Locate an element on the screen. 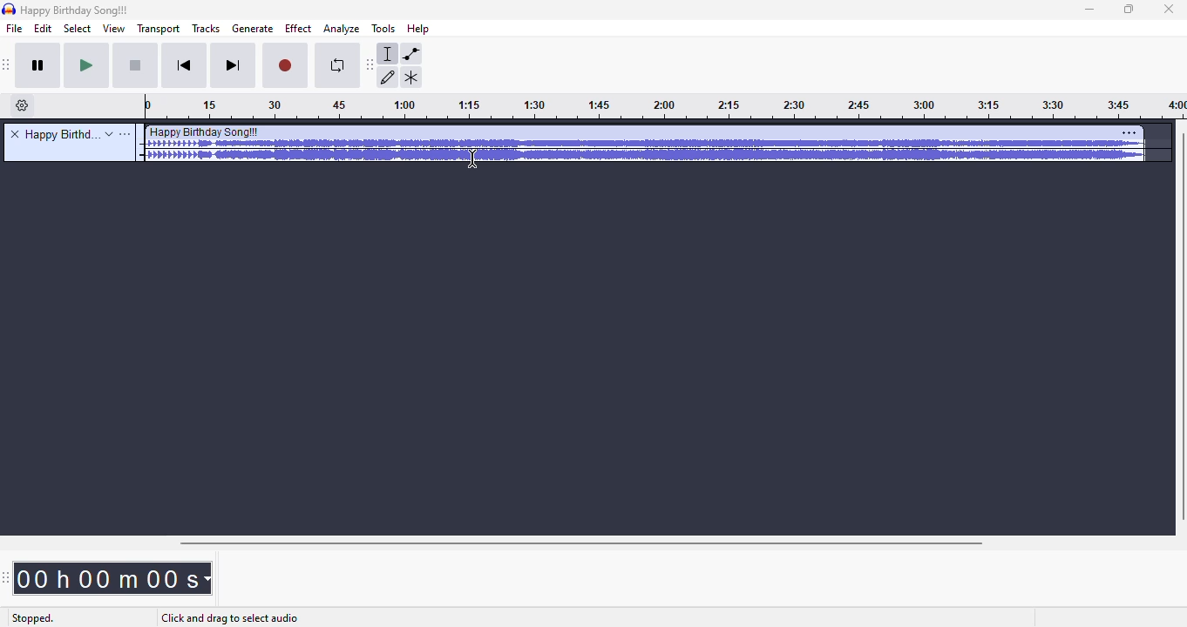 Image resolution: width=1187 pixels, height=627 pixels. select is located at coordinates (78, 29).